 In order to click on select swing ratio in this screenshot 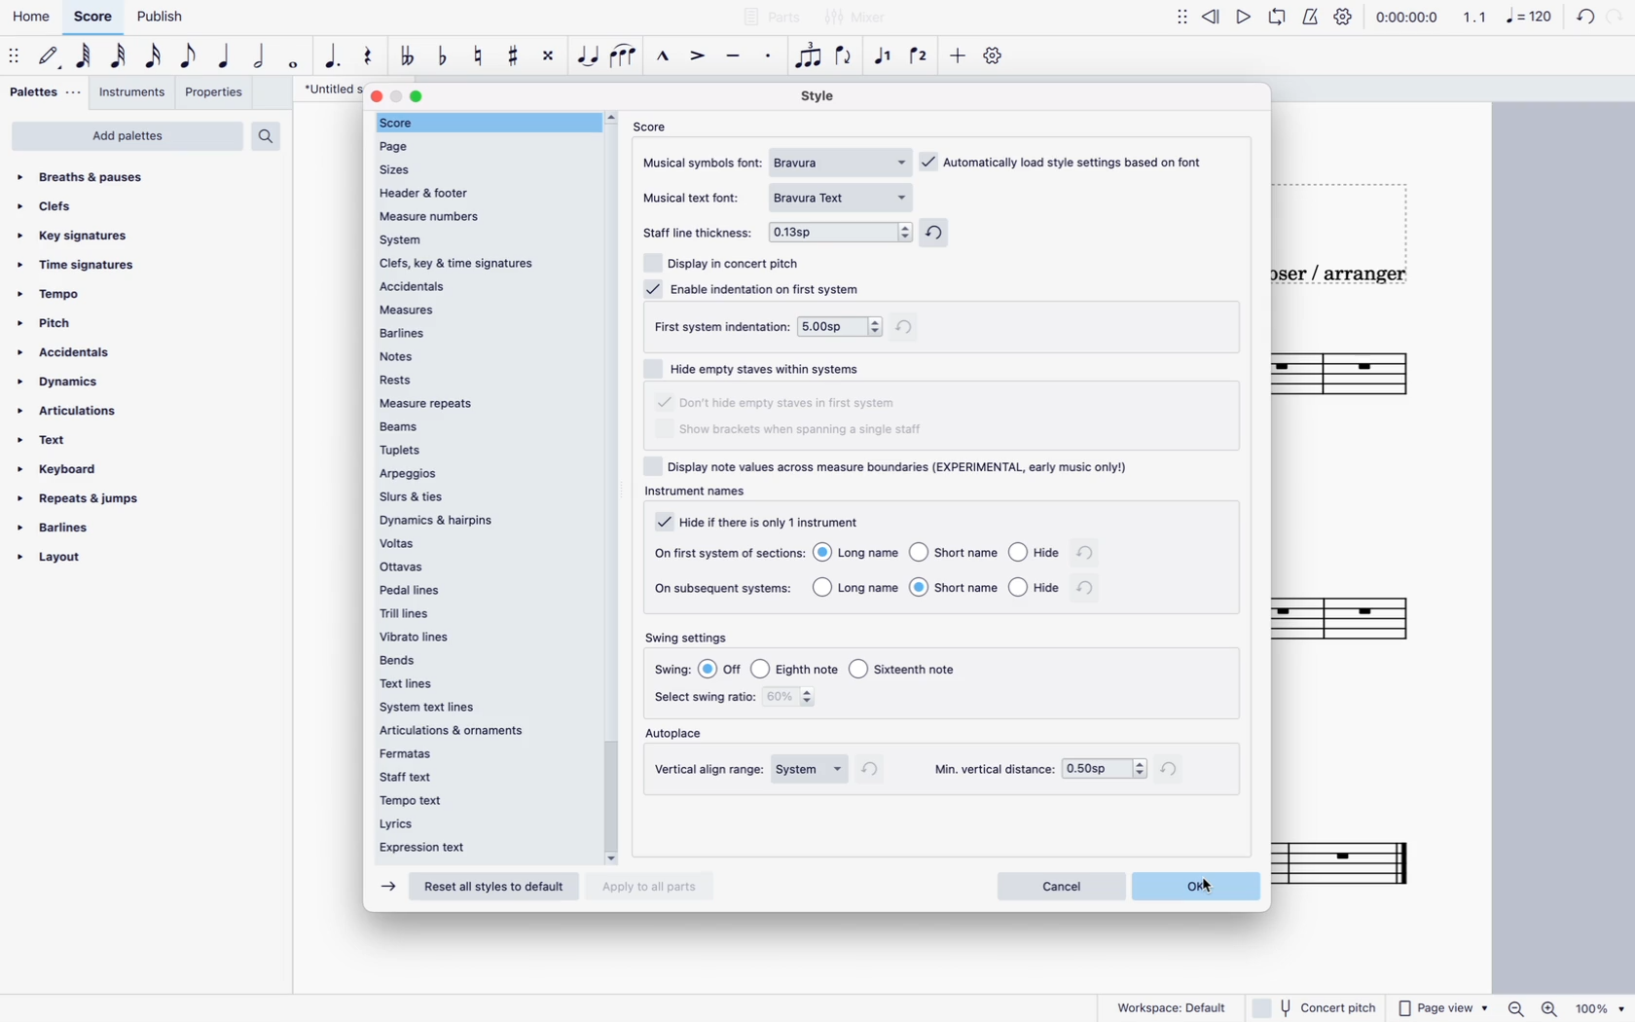, I will do `click(703, 697)`.